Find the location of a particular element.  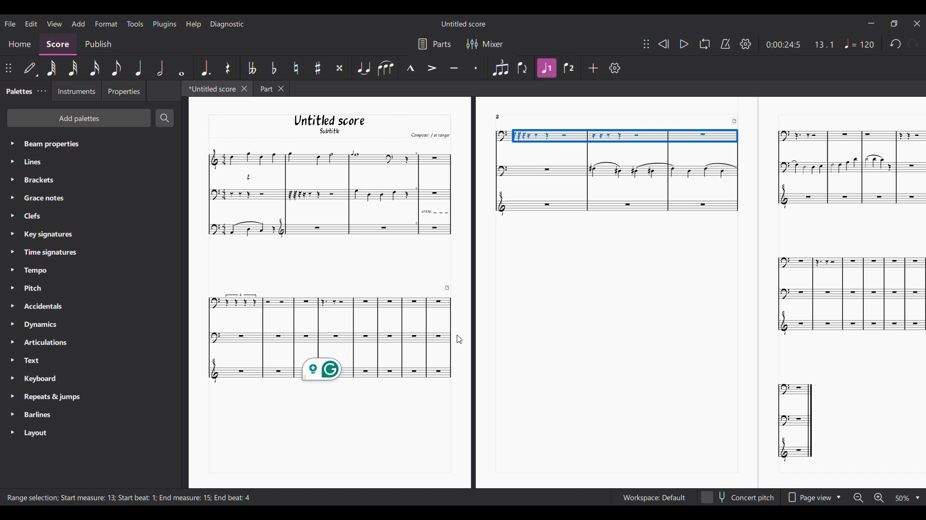

Rewind is located at coordinates (663, 44).